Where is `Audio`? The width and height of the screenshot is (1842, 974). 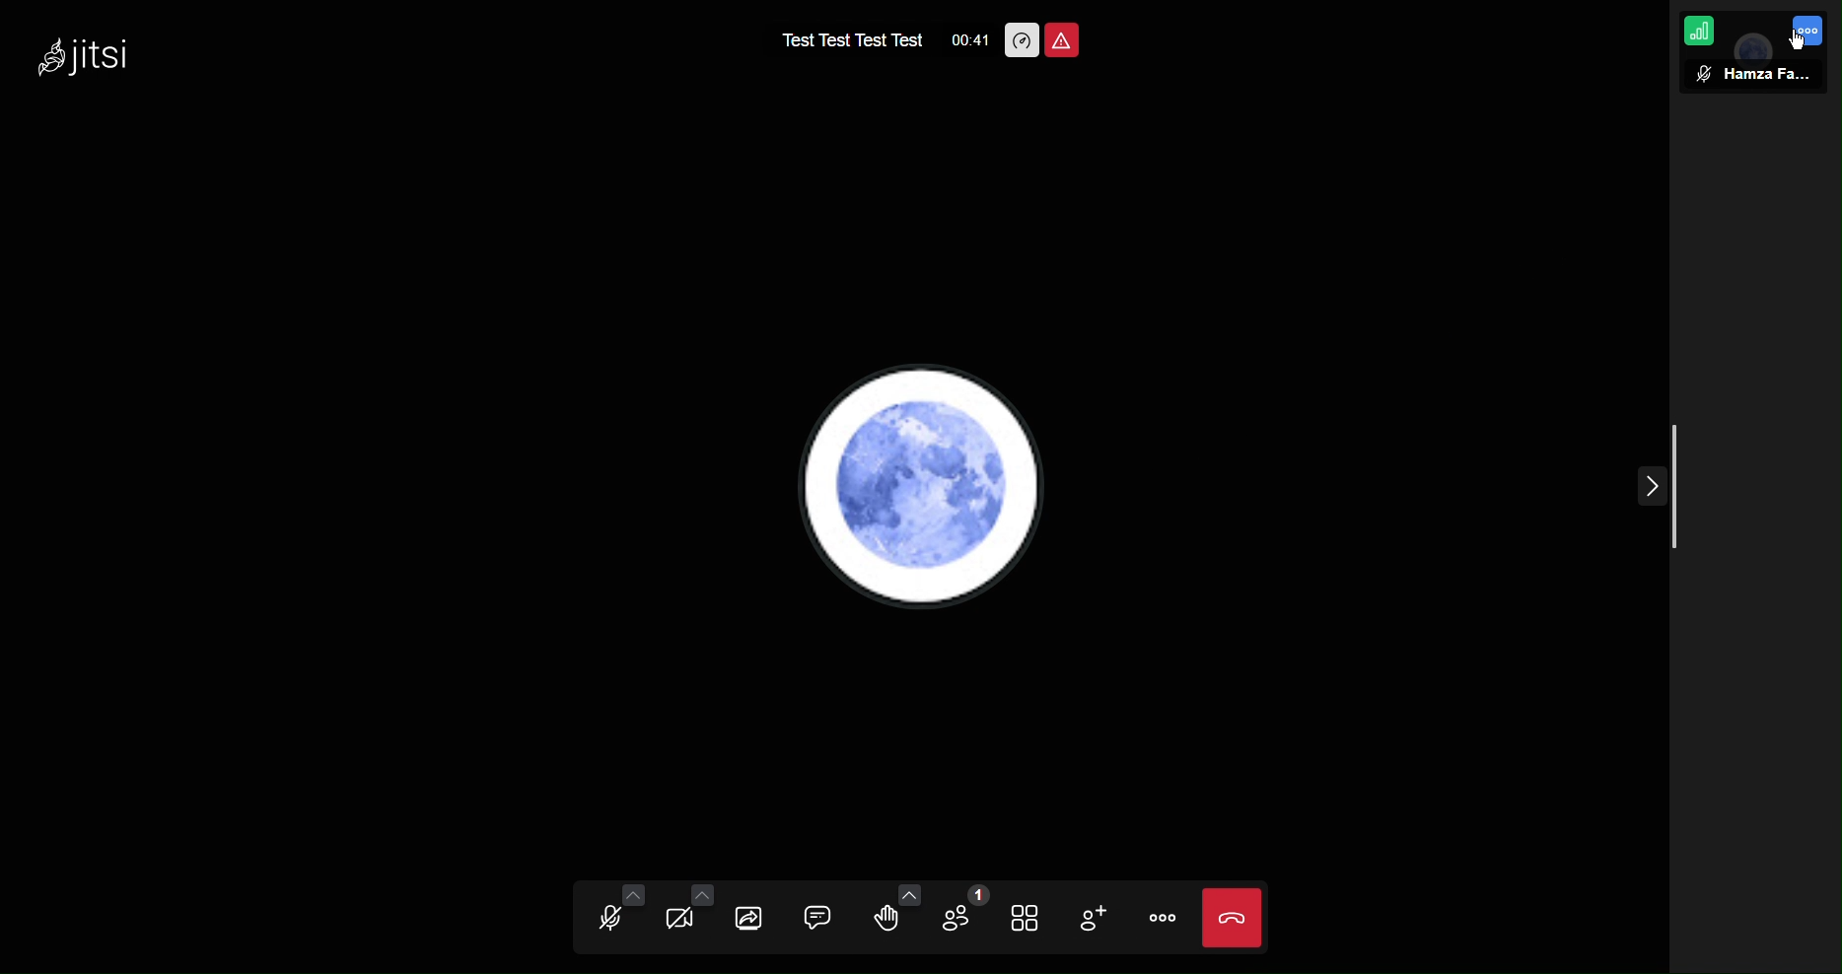
Audio is located at coordinates (613, 917).